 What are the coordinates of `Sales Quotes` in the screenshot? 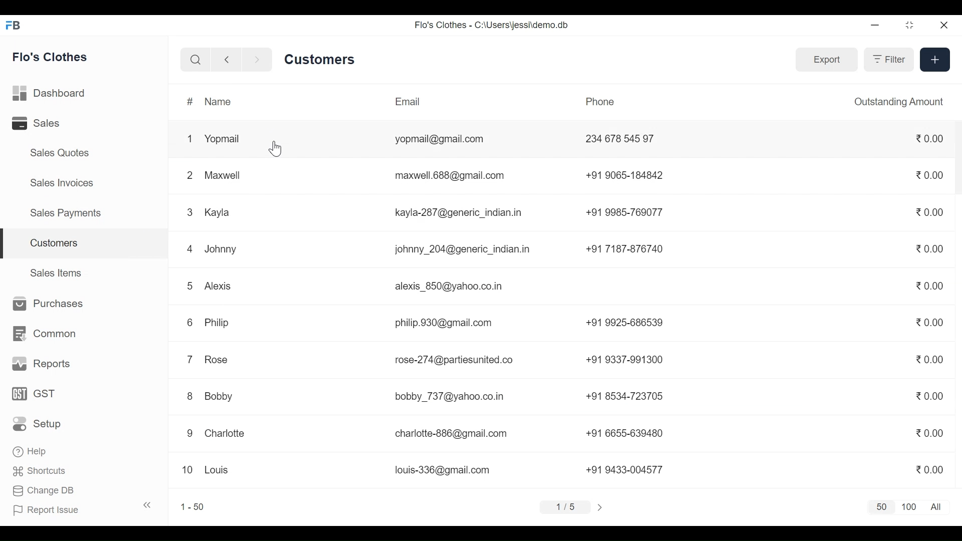 It's located at (61, 153).